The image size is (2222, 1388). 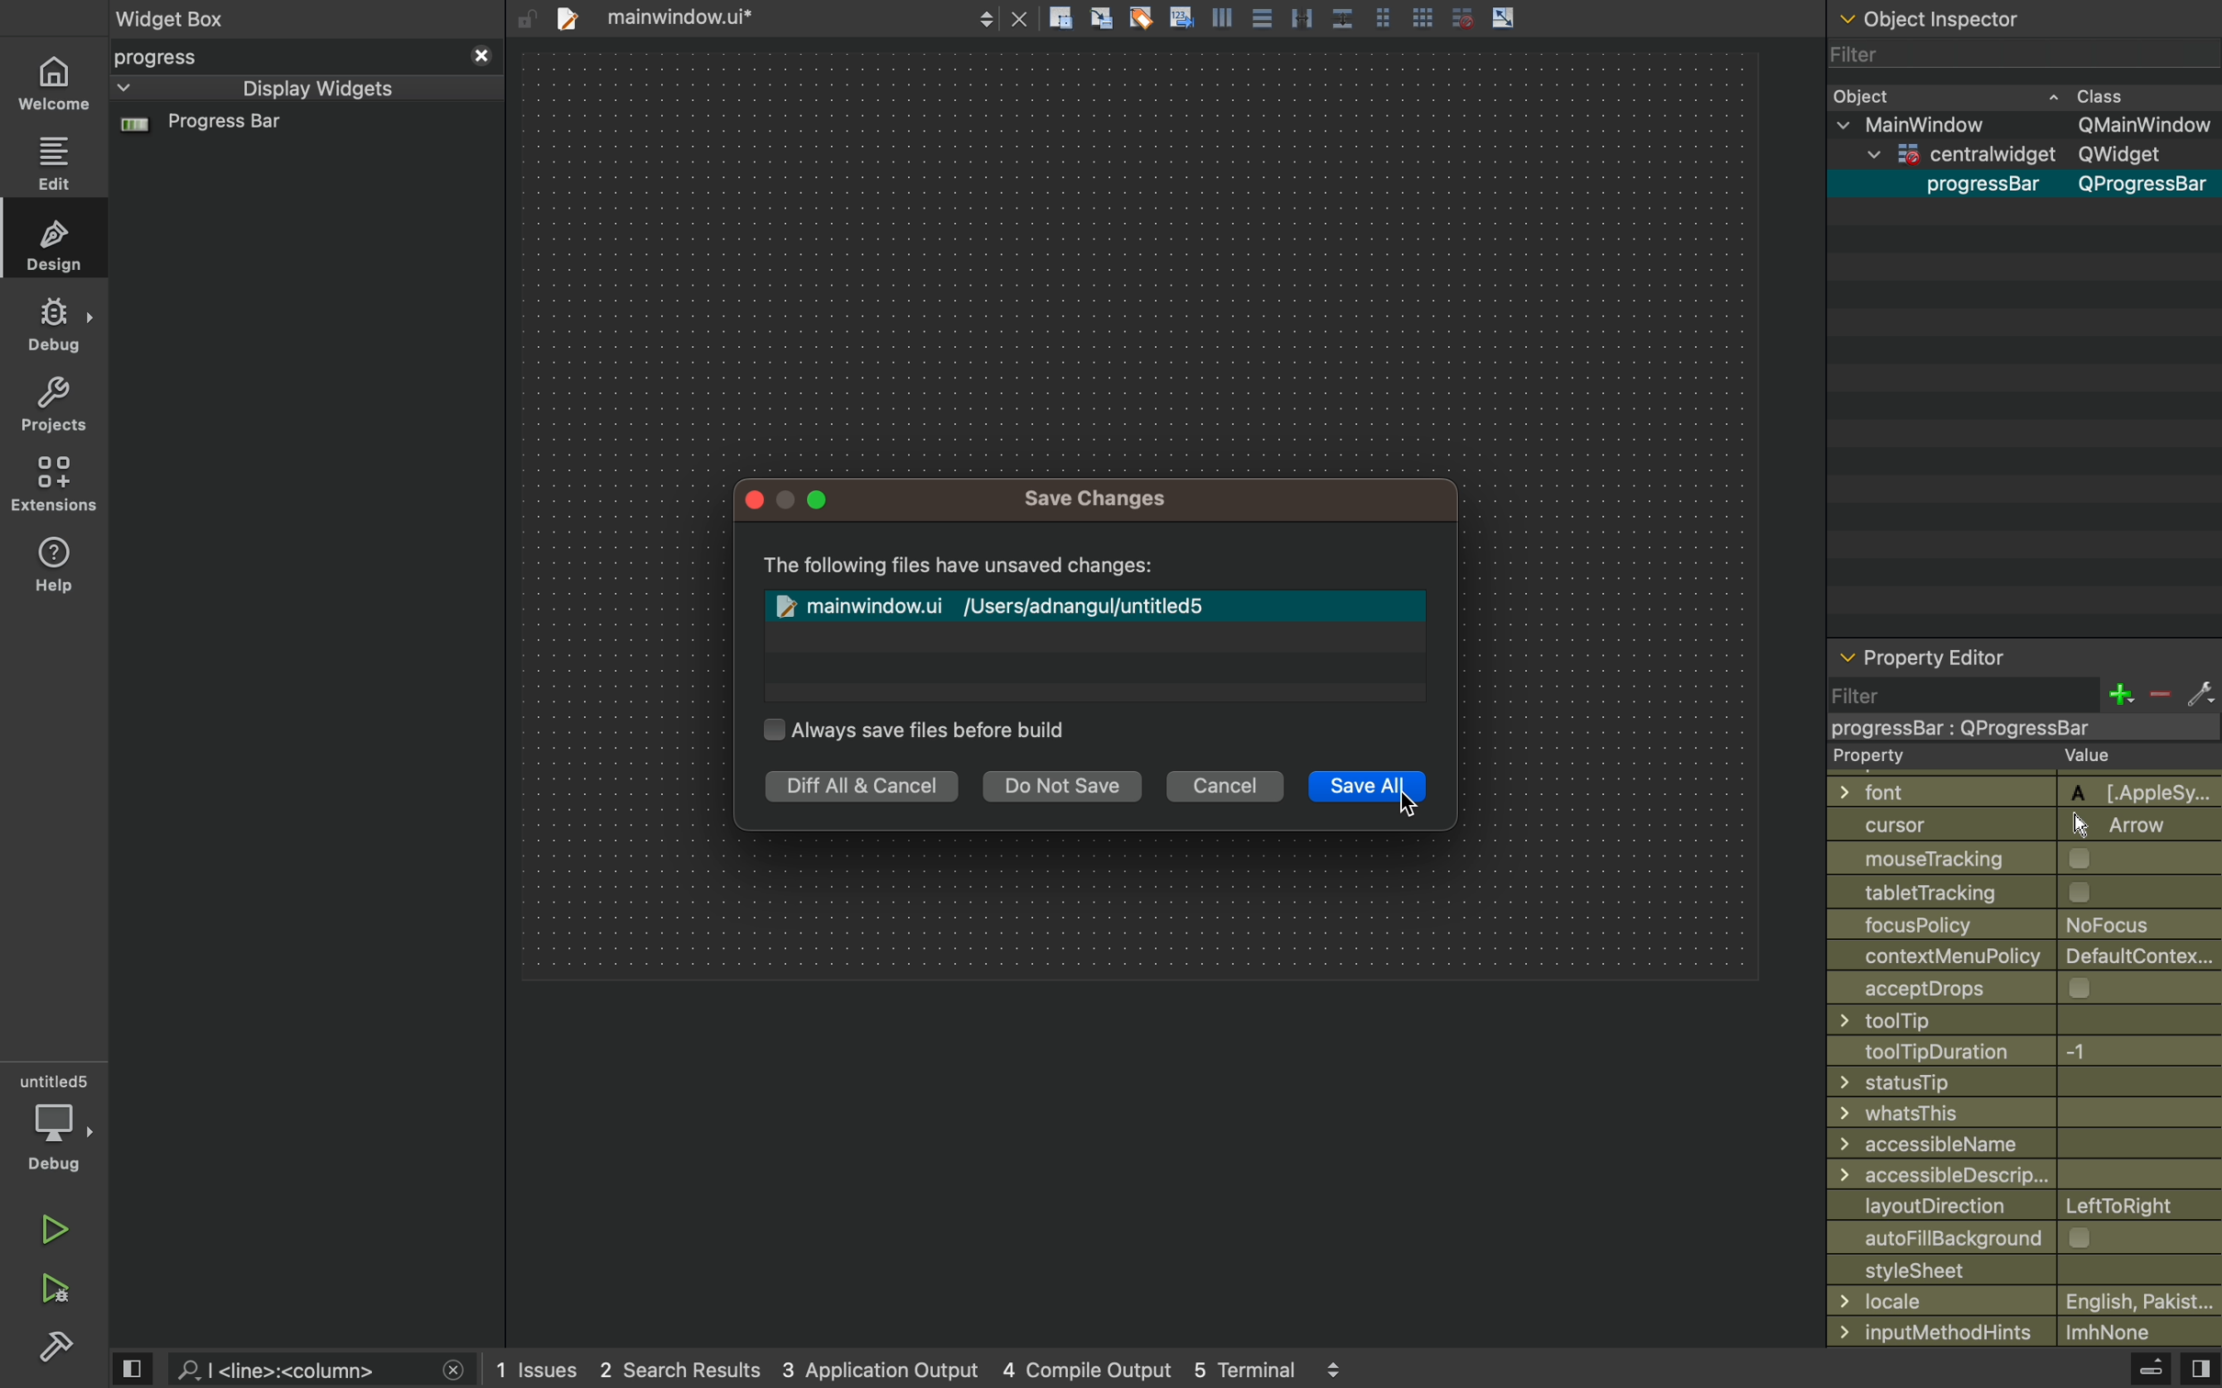 I want to click on close, so click(x=756, y=503).